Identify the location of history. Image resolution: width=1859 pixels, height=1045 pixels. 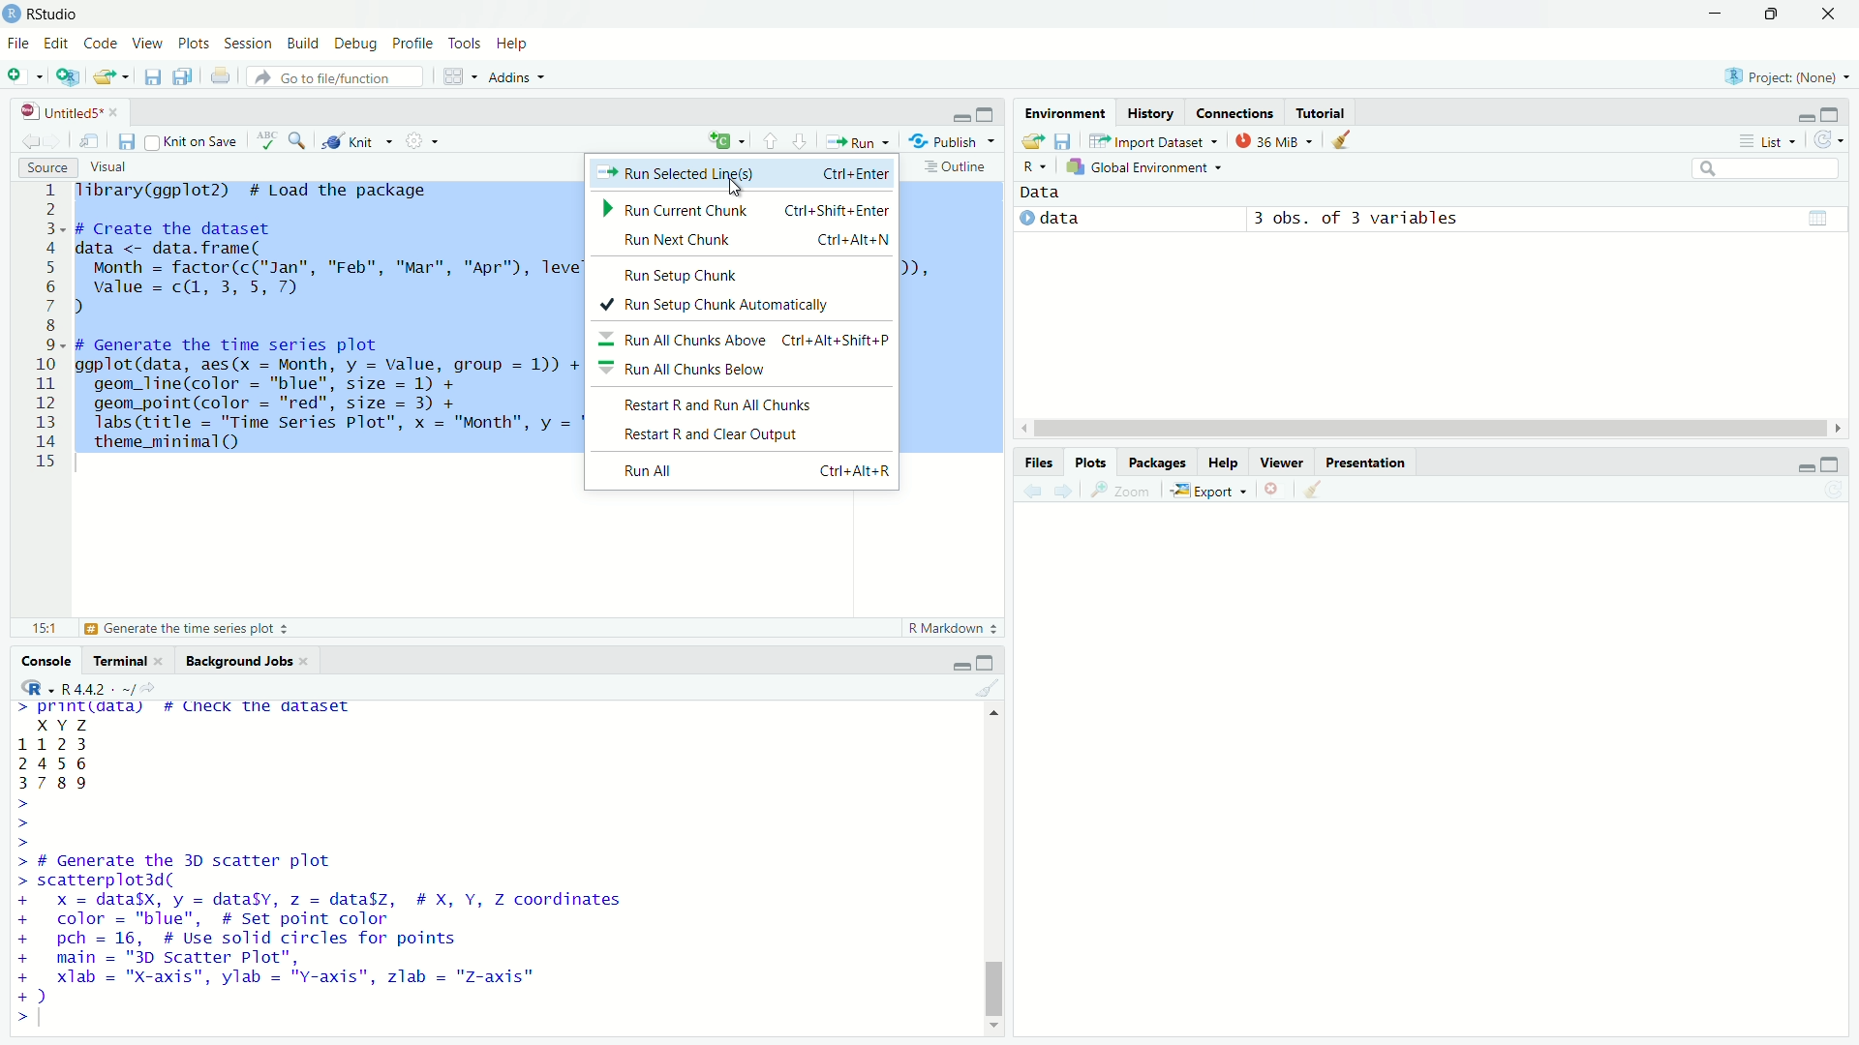
(1149, 110).